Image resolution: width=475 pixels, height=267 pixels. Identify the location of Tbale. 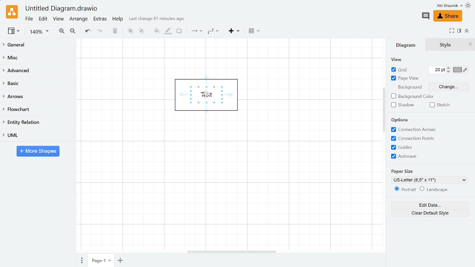
(255, 32).